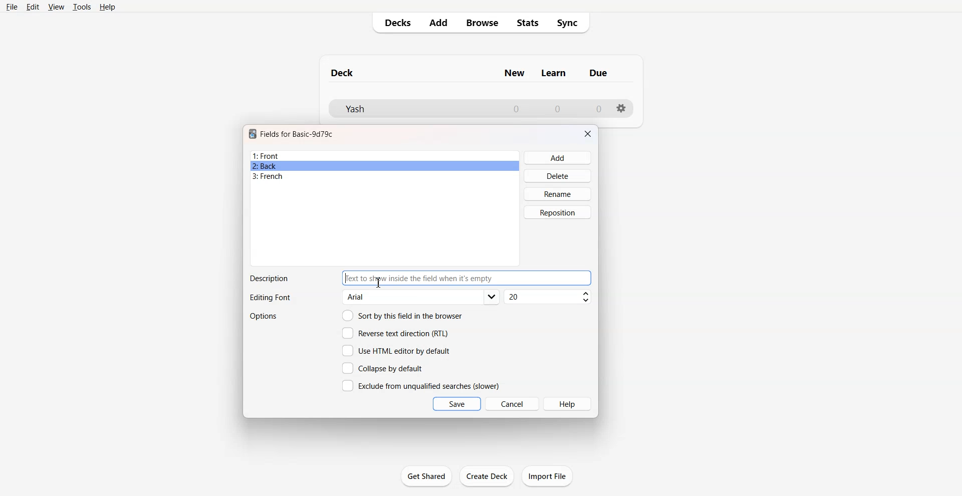 Image resolution: width=962 pixels, height=496 pixels. I want to click on Reposition, so click(558, 212).